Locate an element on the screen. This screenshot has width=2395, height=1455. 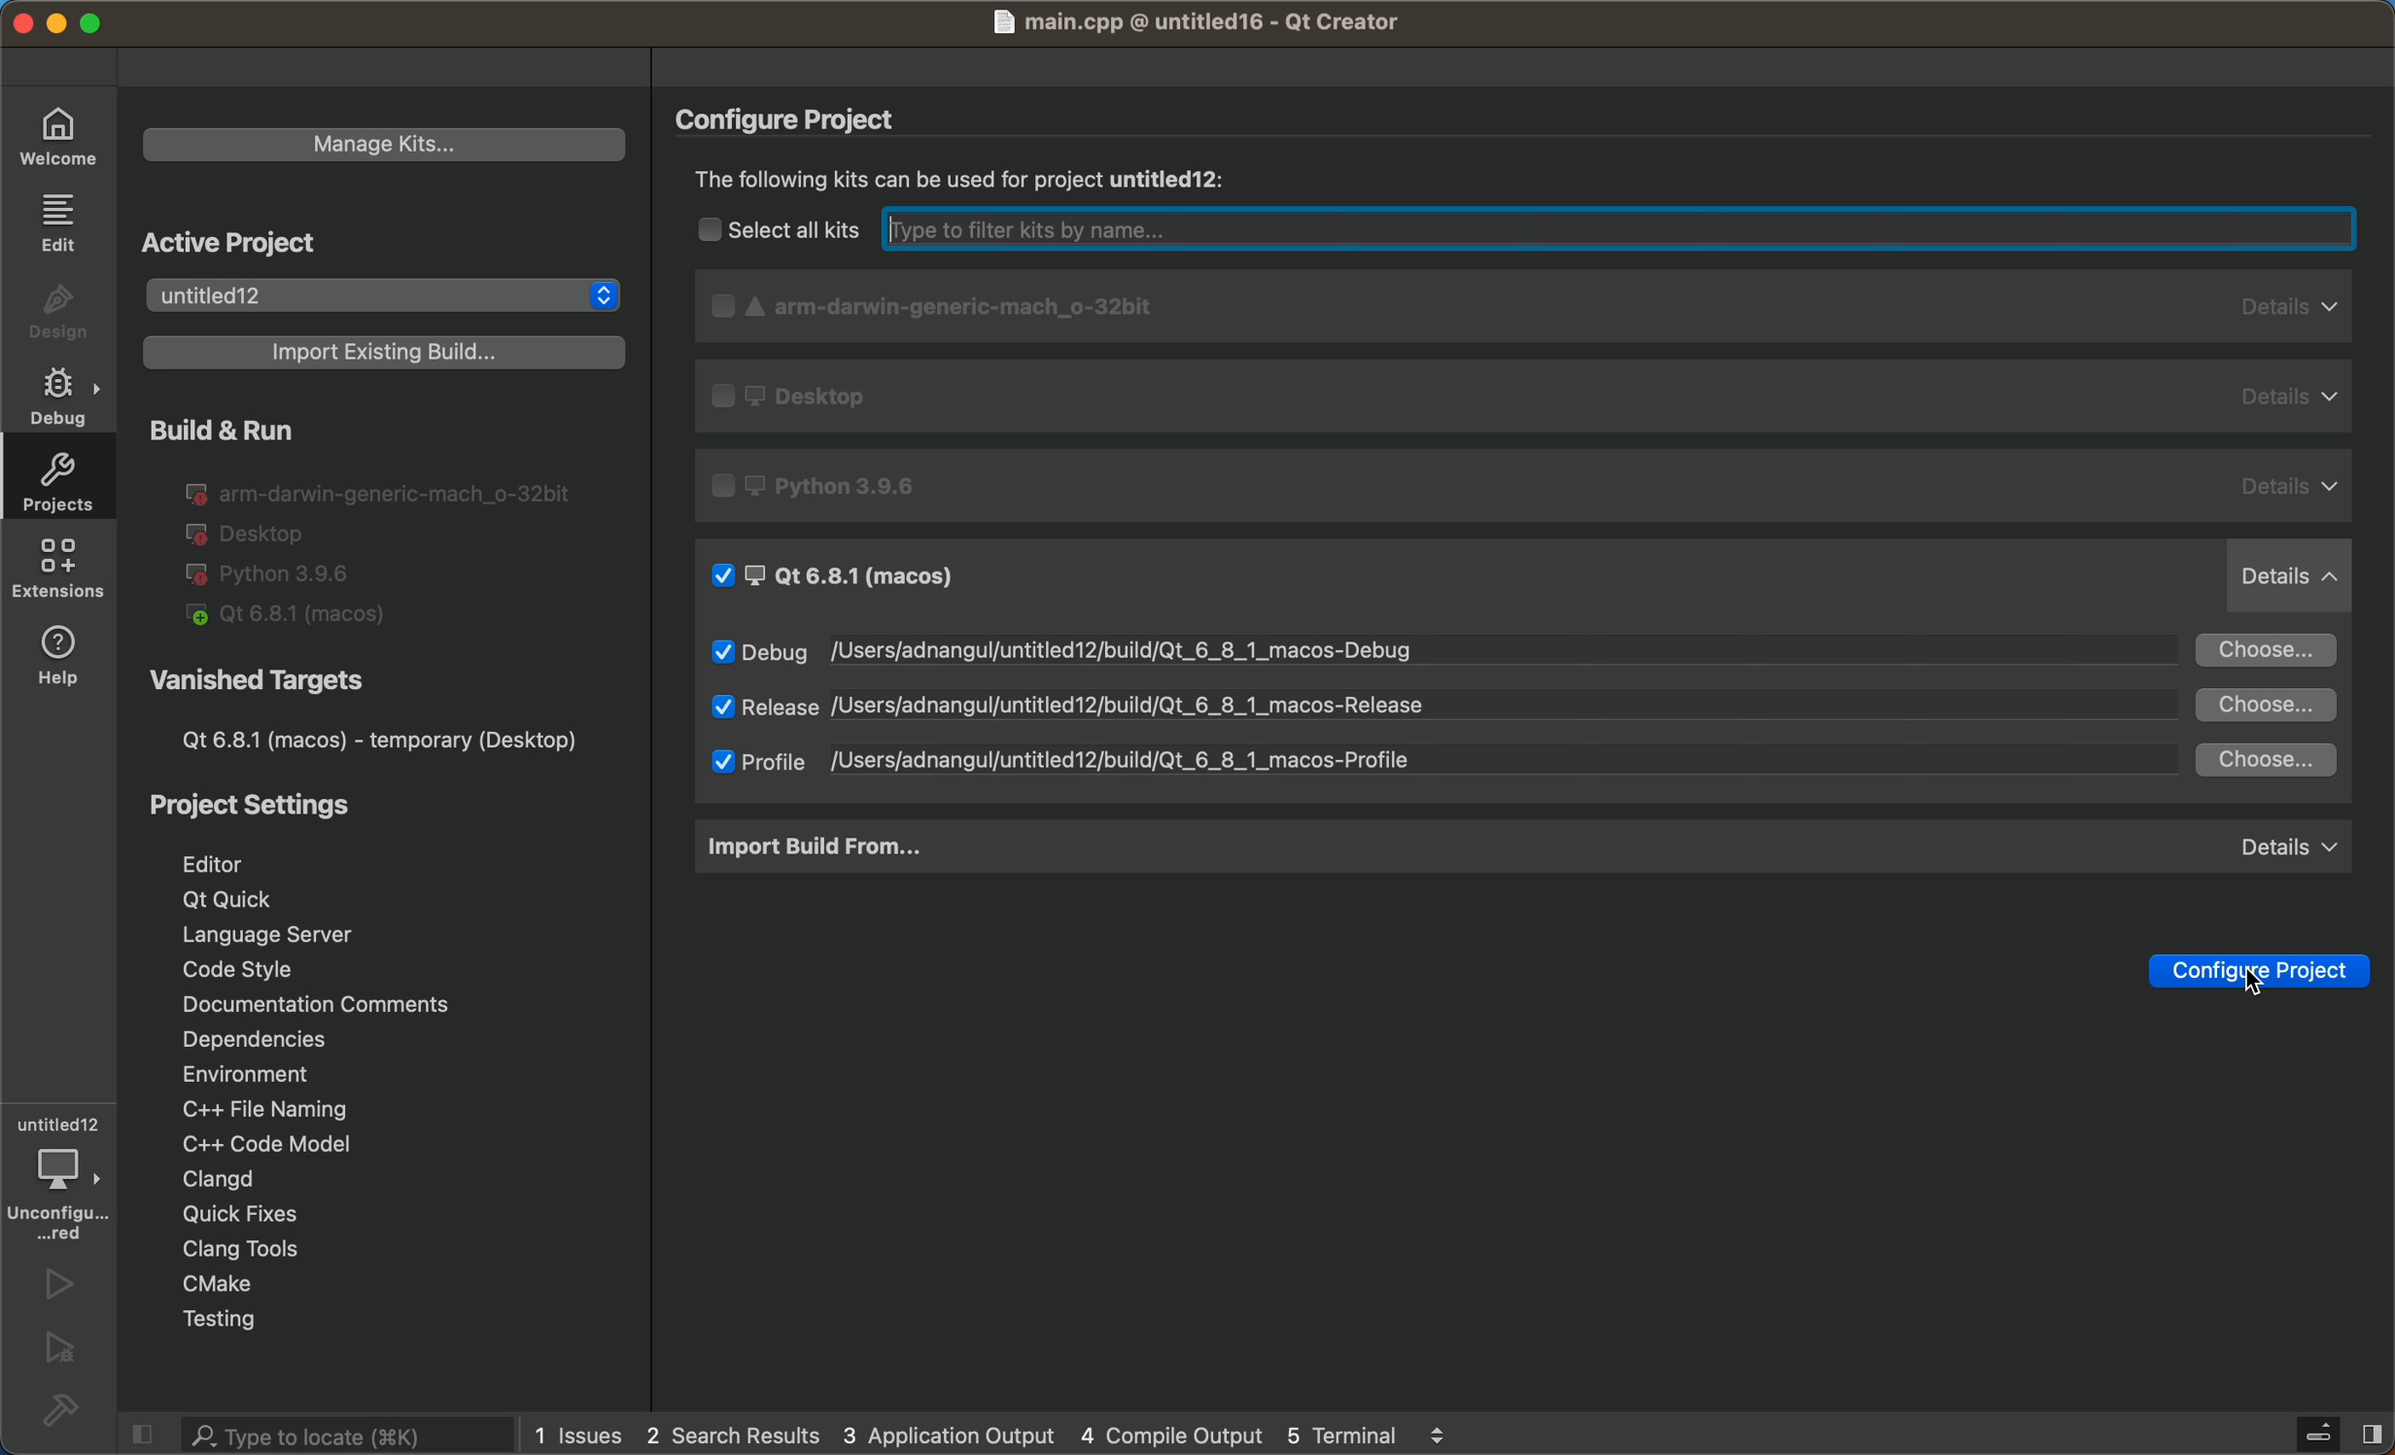
manage kits is located at coordinates (388, 141).